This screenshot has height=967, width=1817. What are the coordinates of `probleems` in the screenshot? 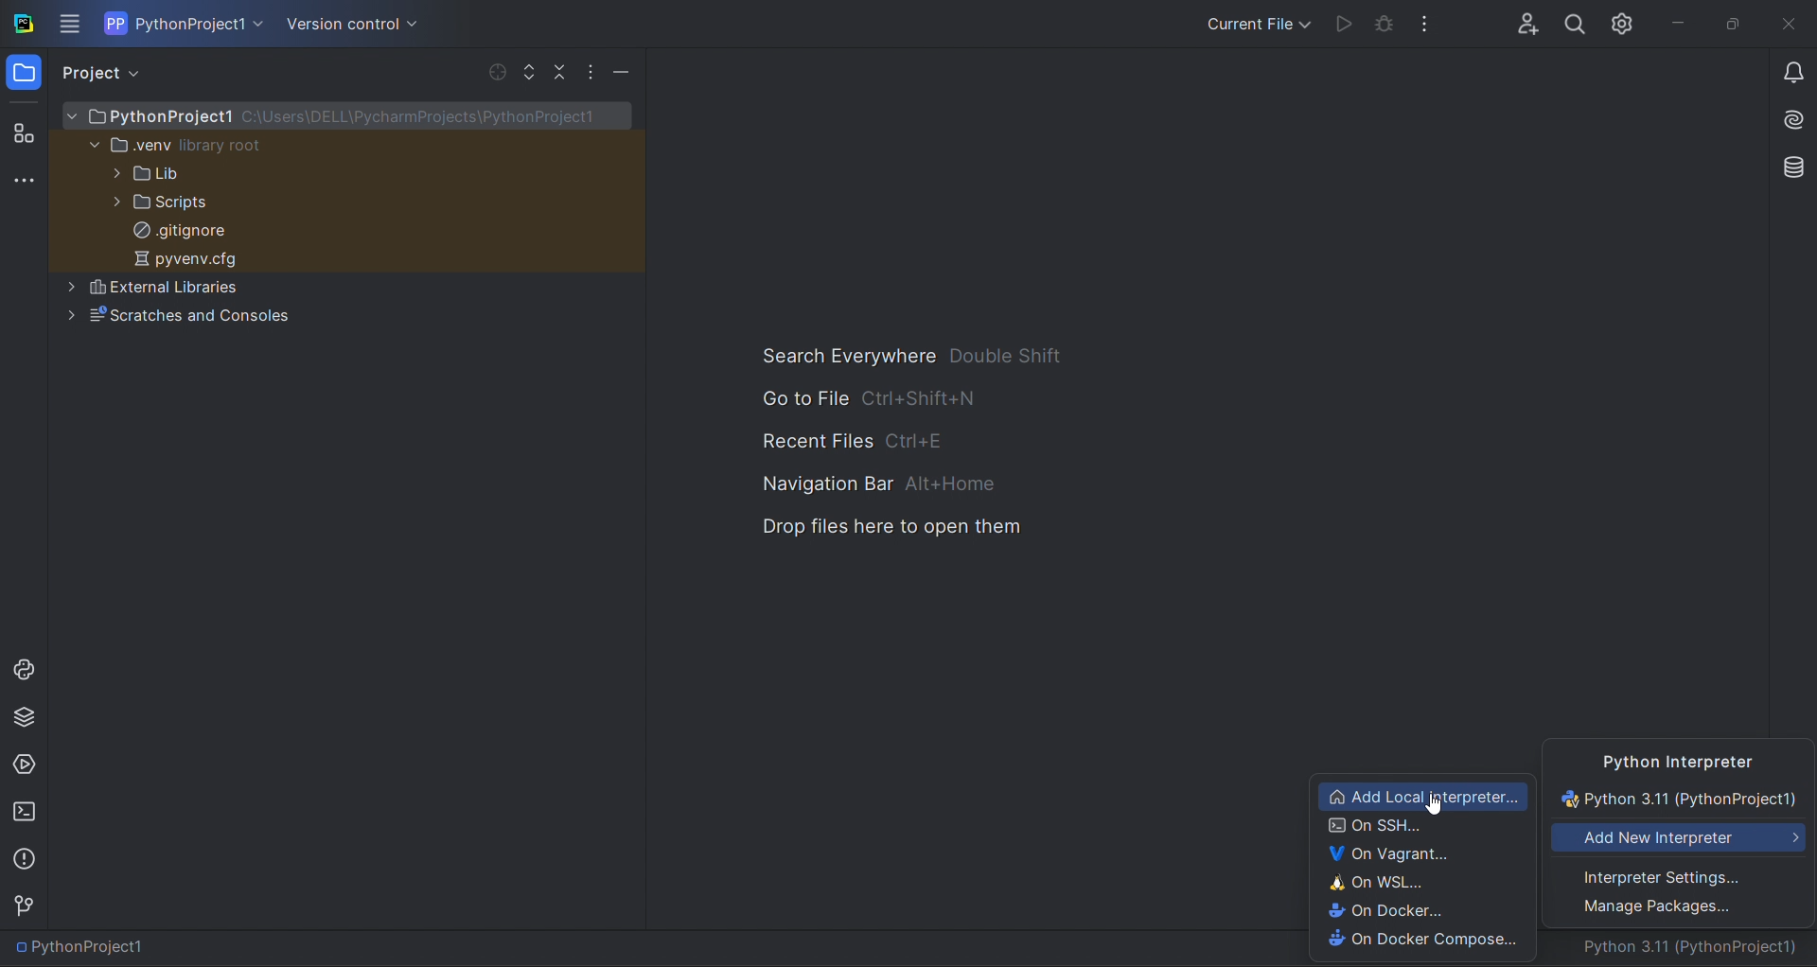 It's located at (27, 858).